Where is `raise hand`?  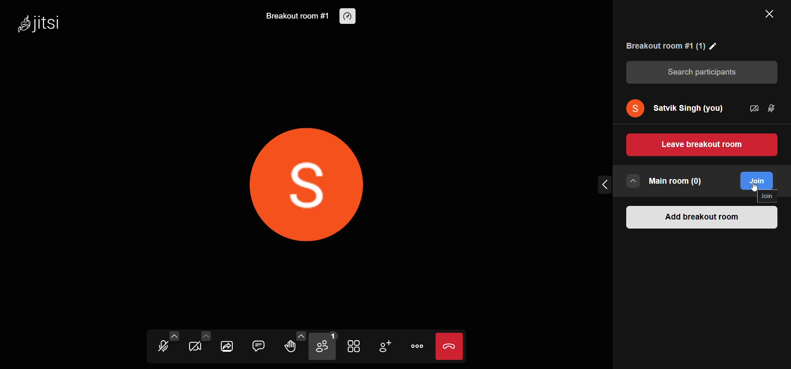
raise hand is located at coordinates (292, 348).